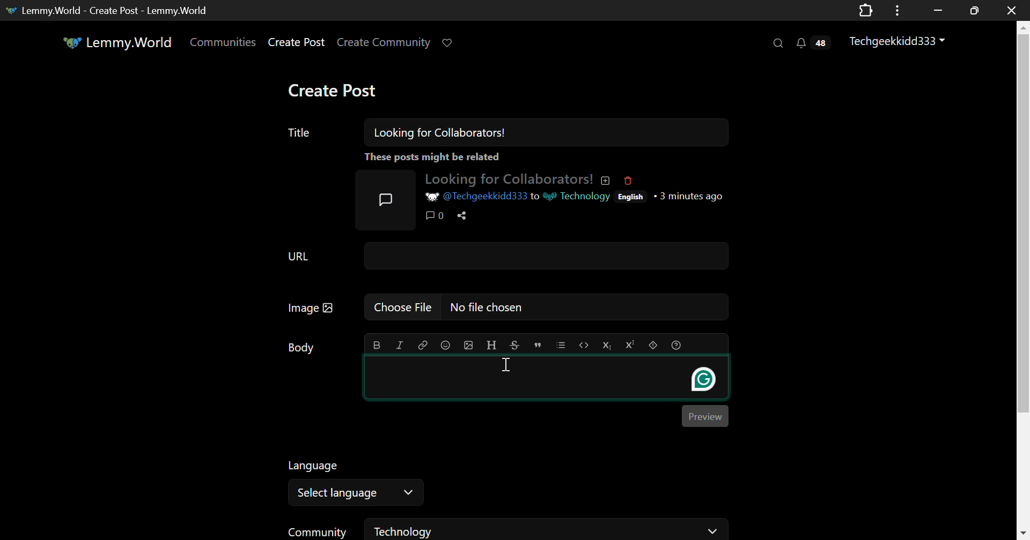 This screenshot has width=1030, height=540. I want to click on code, so click(585, 345).